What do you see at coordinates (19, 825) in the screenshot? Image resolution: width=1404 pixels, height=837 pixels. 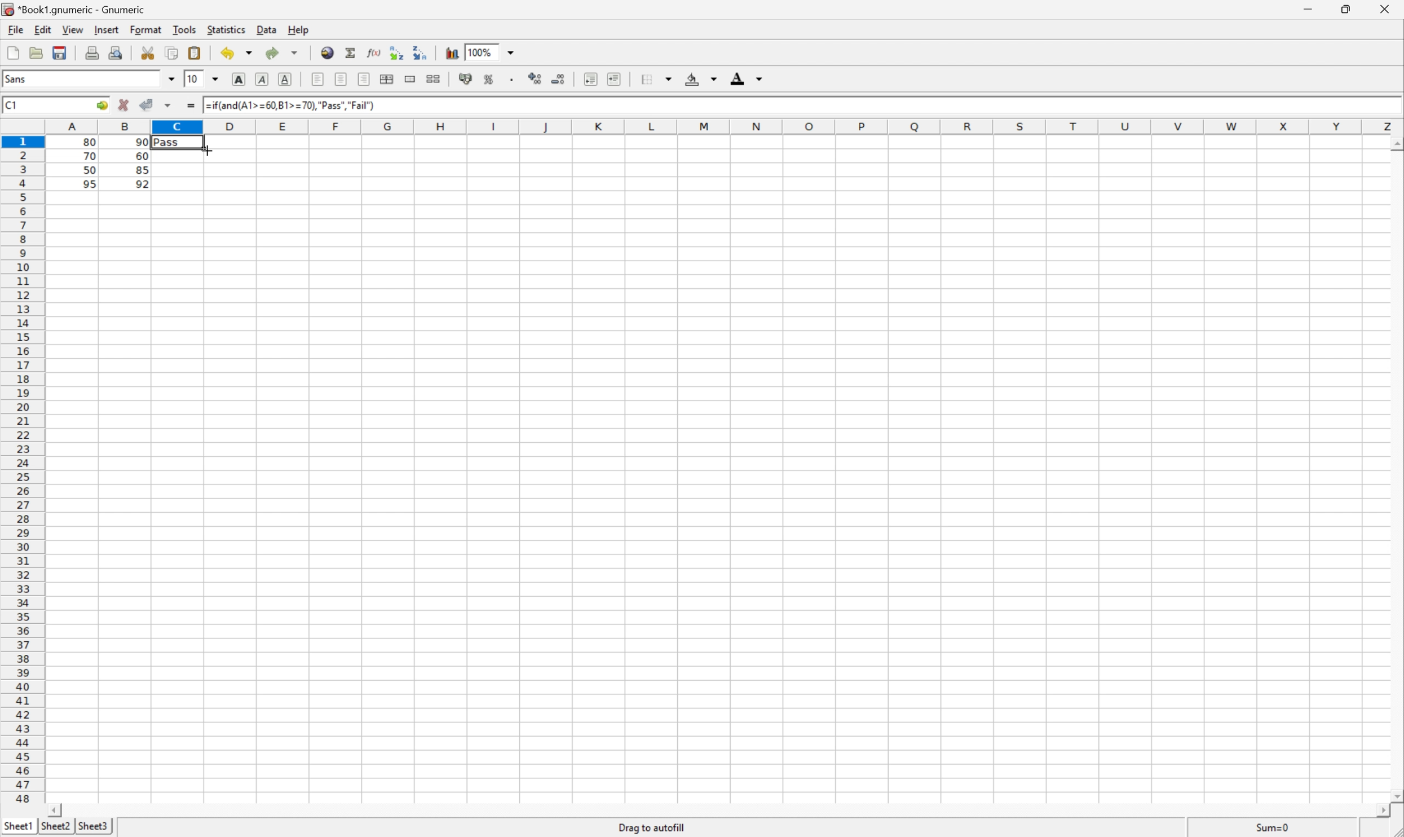 I see `Sheet1` at bounding box center [19, 825].